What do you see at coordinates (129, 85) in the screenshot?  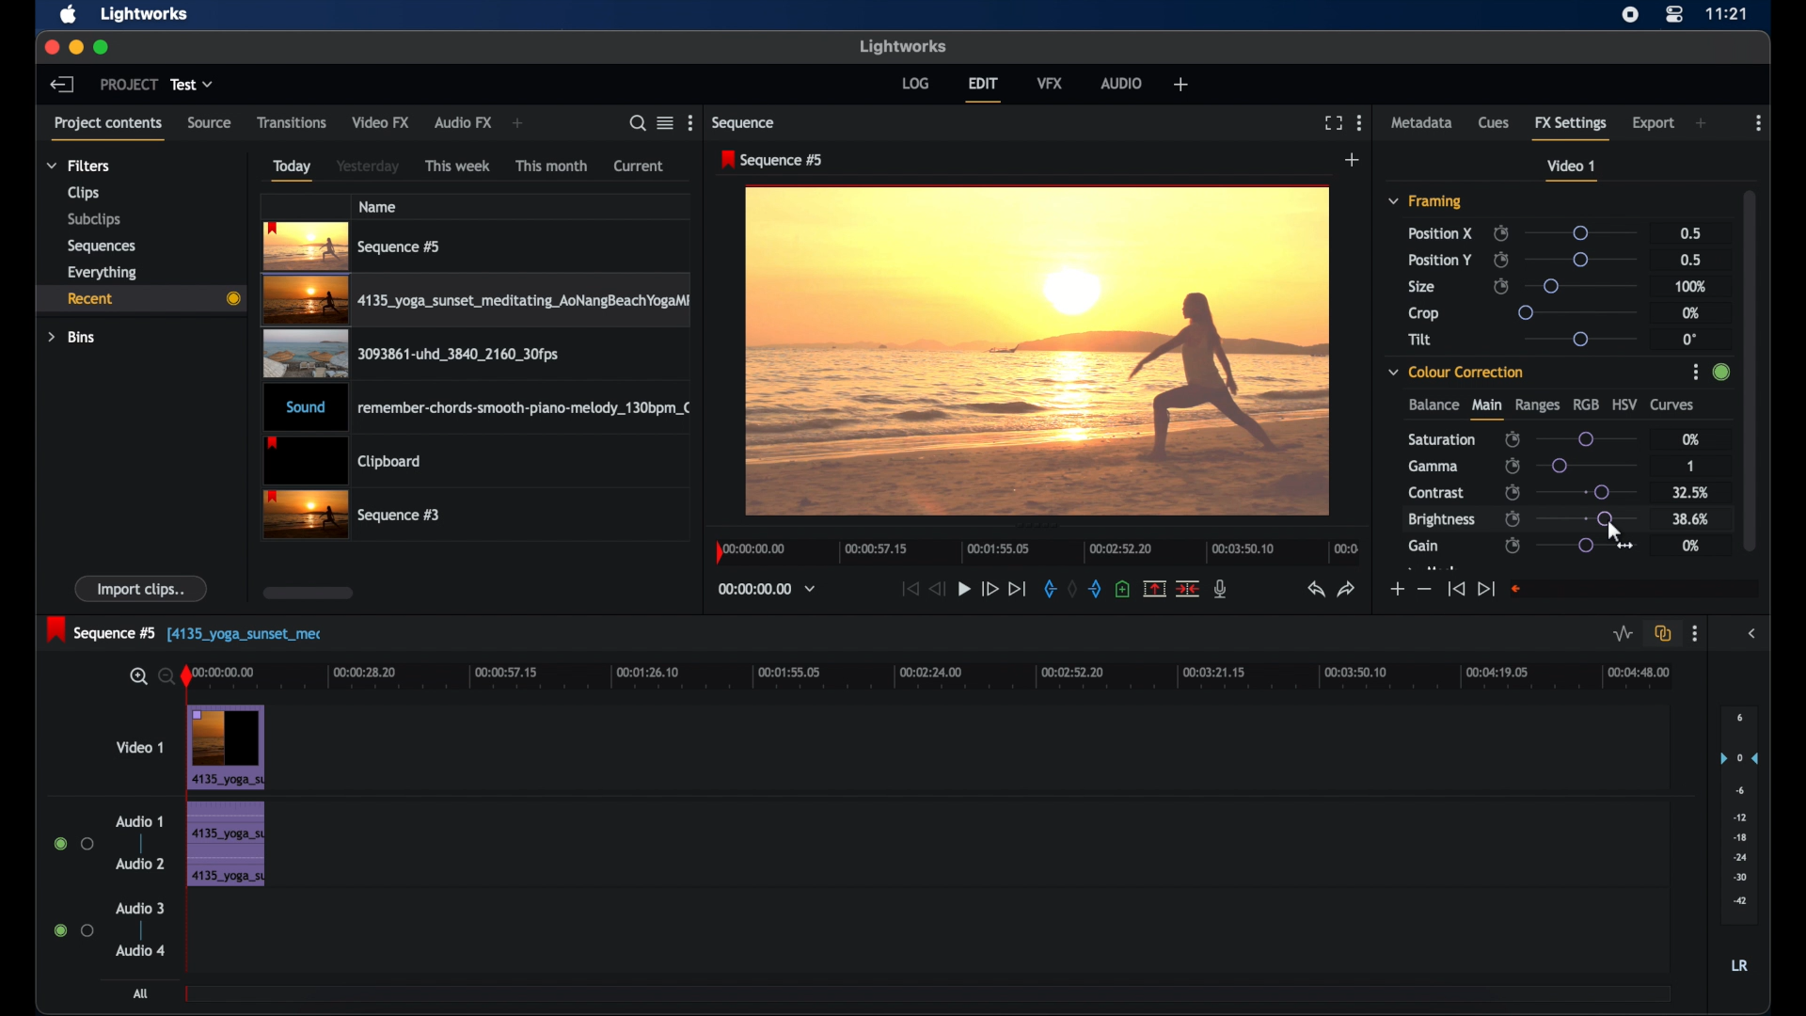 I see `project` at bounding box center [129, 85].